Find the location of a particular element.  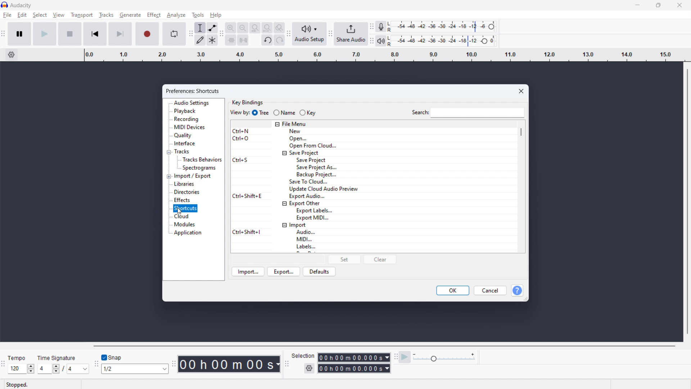

defaults is located at coordinates (320, 272).